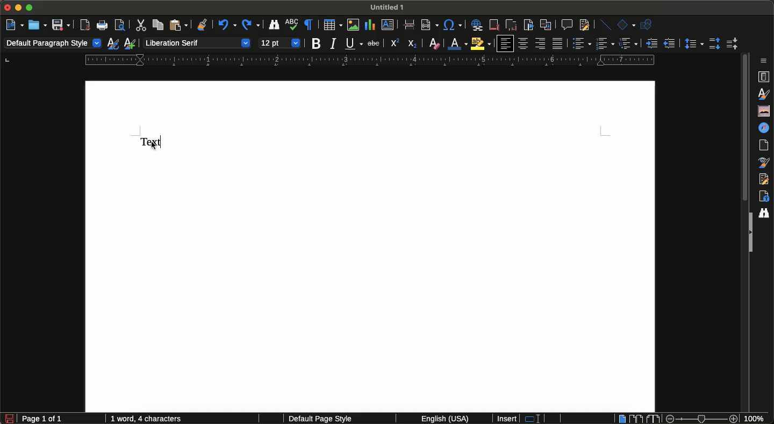  Describe the element at coordinates (622, 418) in the screenshot. I see `Single-page view` at that location.